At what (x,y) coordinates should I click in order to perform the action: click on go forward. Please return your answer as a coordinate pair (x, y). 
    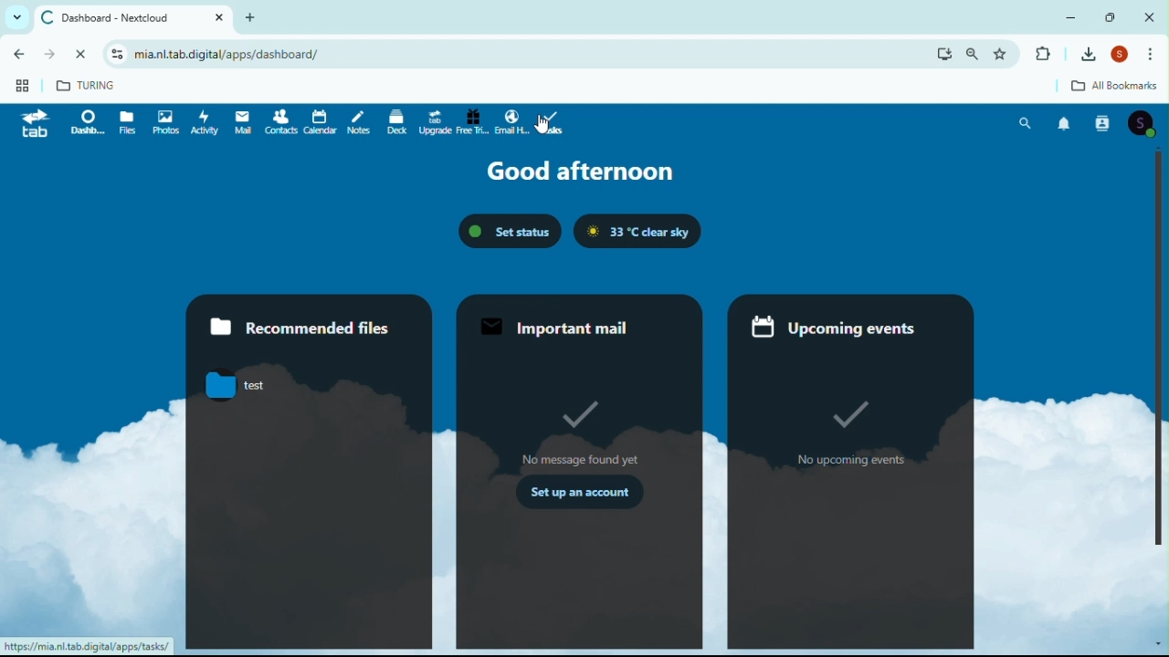
    Looking at the image, I should click on (50, 52).